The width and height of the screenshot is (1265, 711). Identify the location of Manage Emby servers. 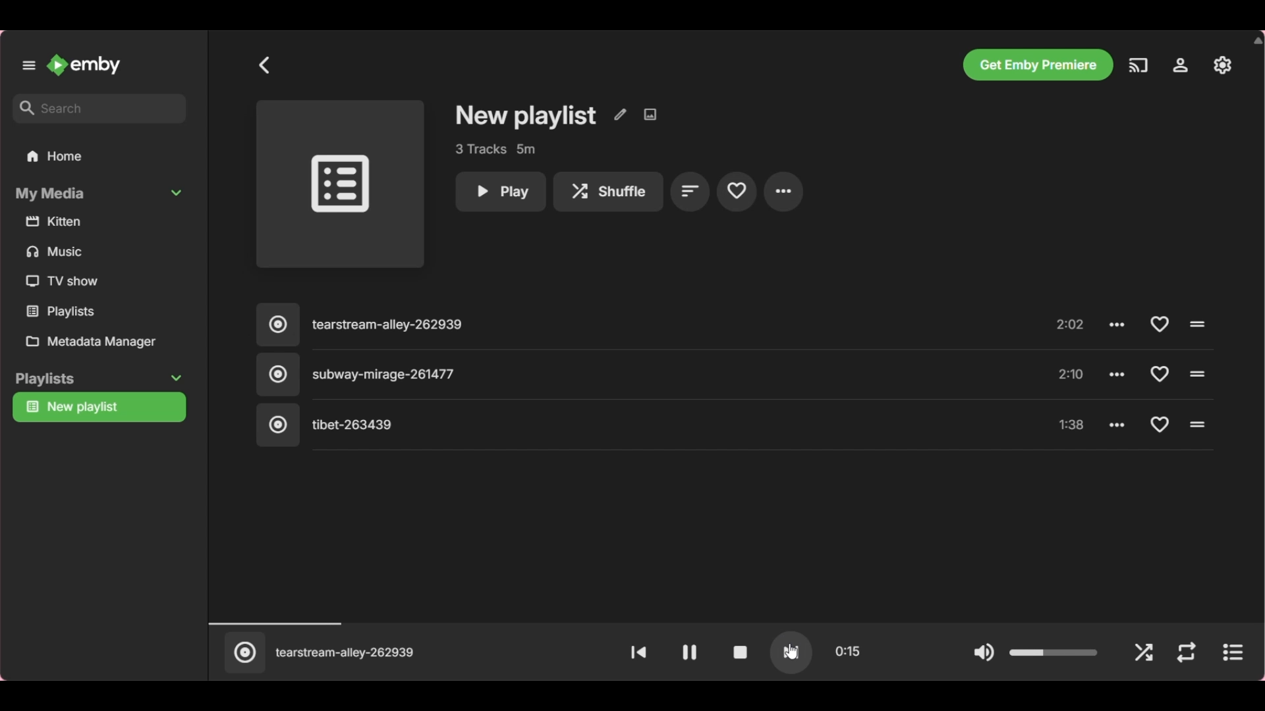
(1179, 65).